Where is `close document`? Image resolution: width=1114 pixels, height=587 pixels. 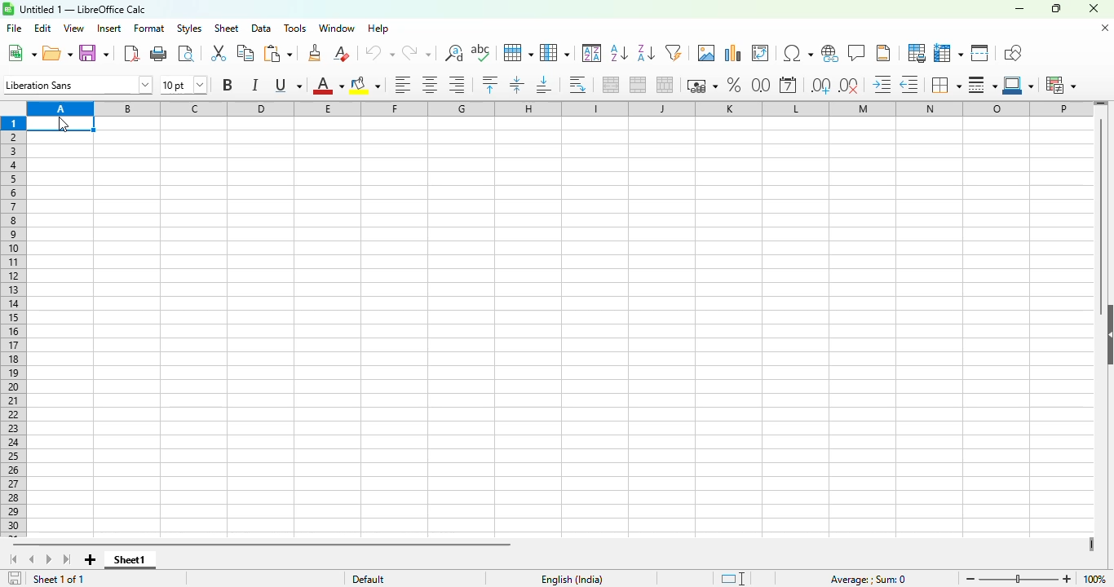
close document is located at coordinates (1105, 28).